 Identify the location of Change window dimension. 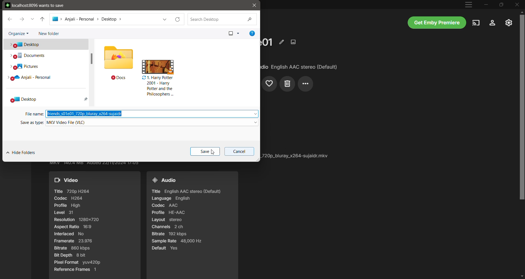
(257, 159).